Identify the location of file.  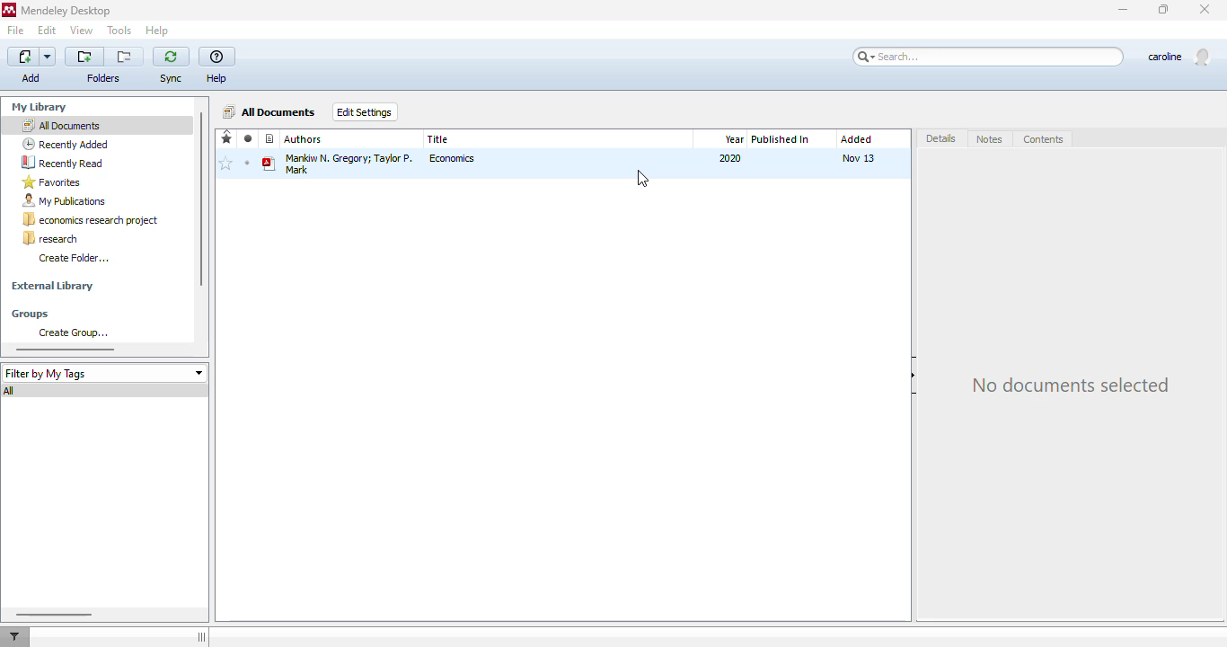
(16, 30).